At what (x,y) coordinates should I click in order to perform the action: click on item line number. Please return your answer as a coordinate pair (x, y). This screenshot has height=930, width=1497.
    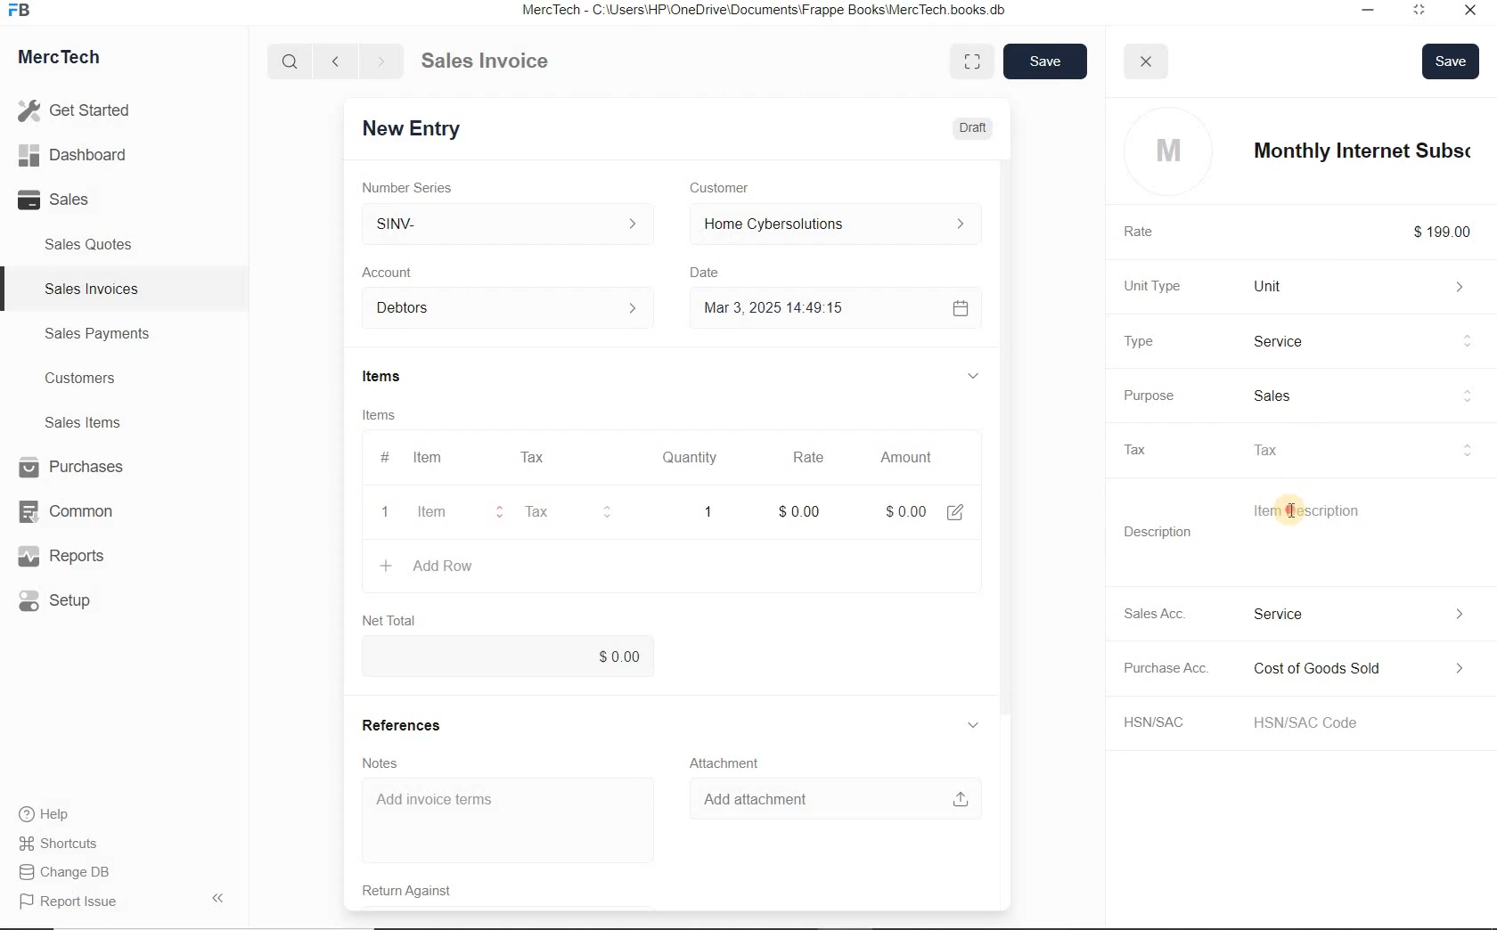
    Looking at the image, I should click on (380, 487).